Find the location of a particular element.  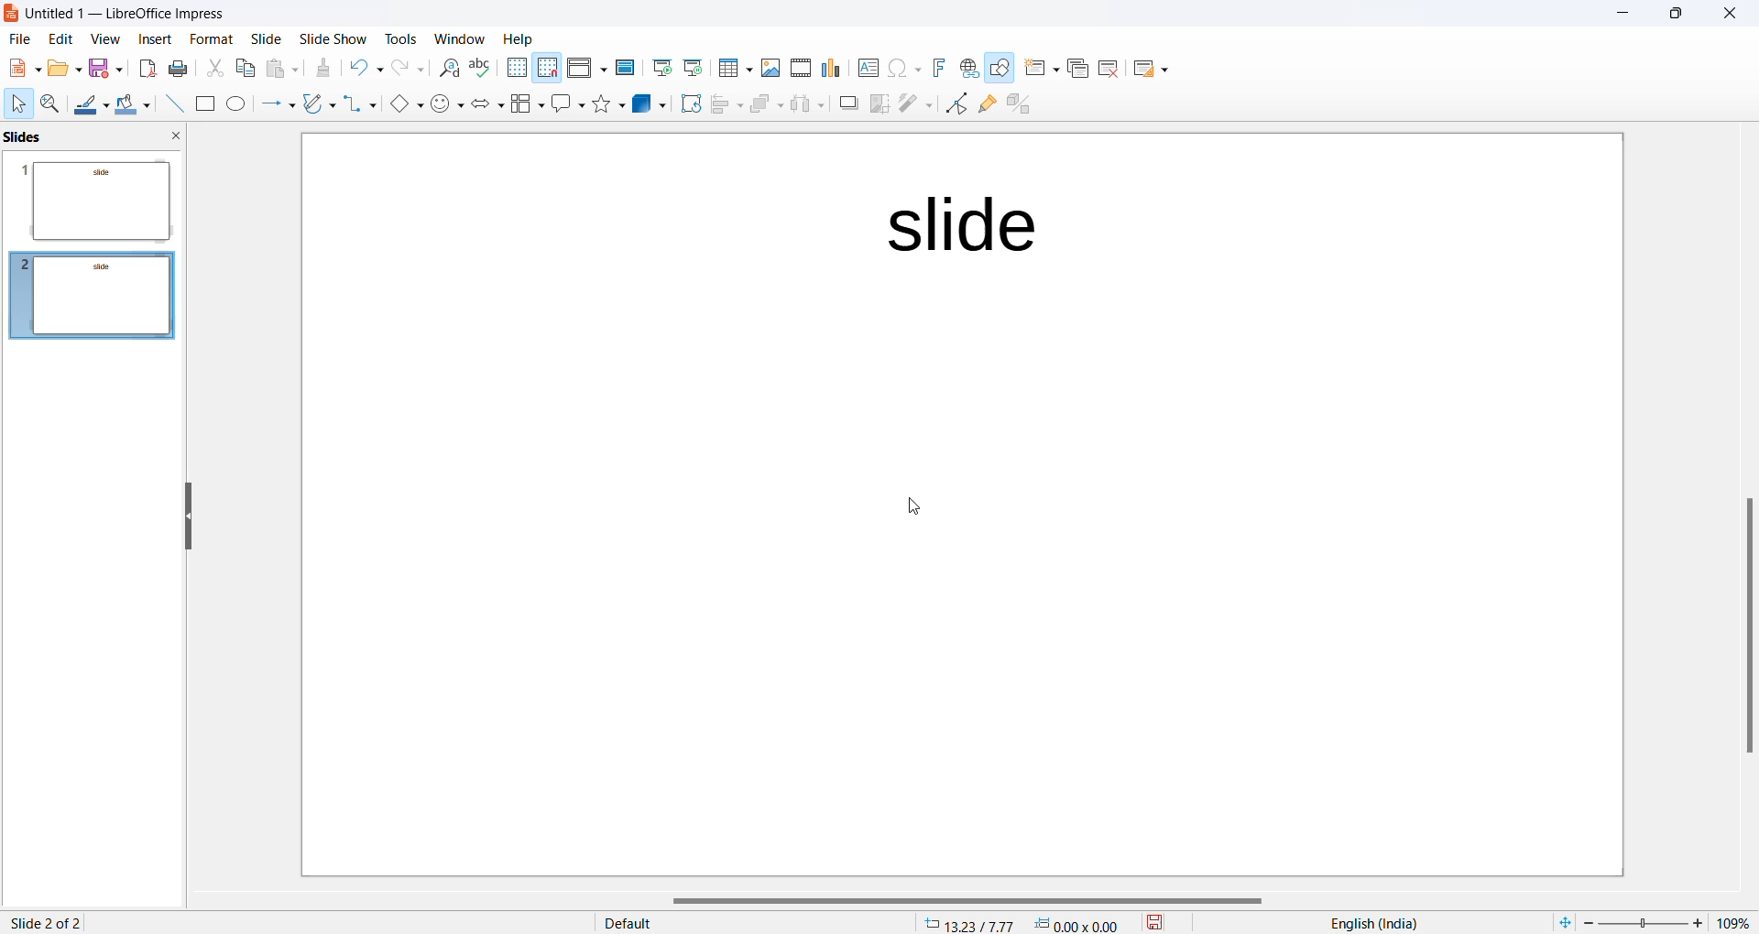

close slide preview pane is located at coordinates (180, 137).